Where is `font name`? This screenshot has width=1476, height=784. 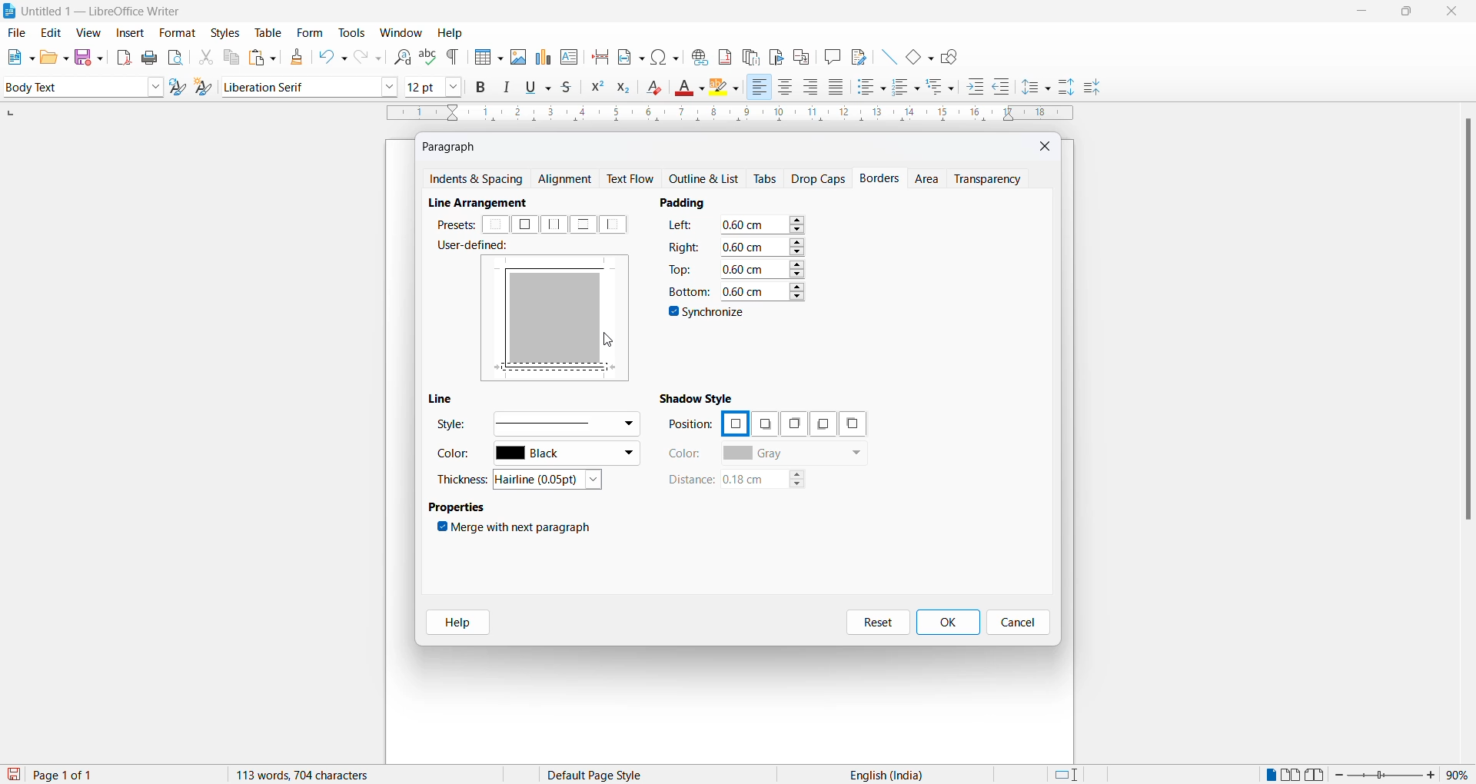
font name is located at coordinates (299, 86).